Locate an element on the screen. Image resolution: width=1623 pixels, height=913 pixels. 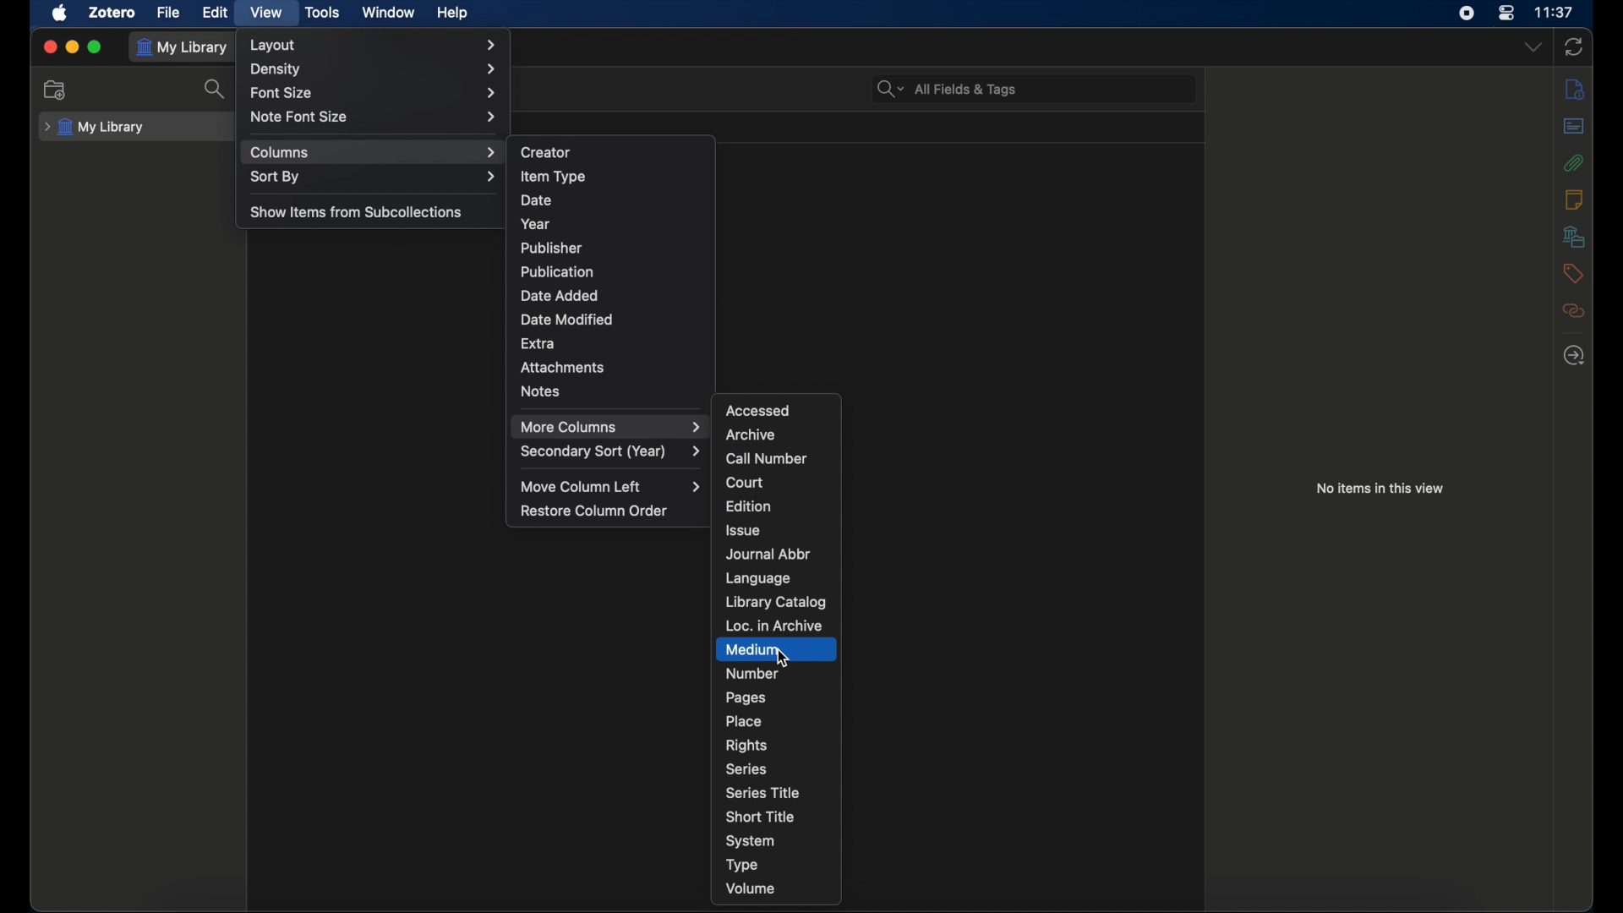
medium is located at coordinates (751, 650).